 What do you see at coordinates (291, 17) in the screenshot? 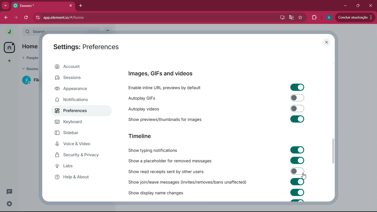
I see `google translate` at bounding box center [291, 17].